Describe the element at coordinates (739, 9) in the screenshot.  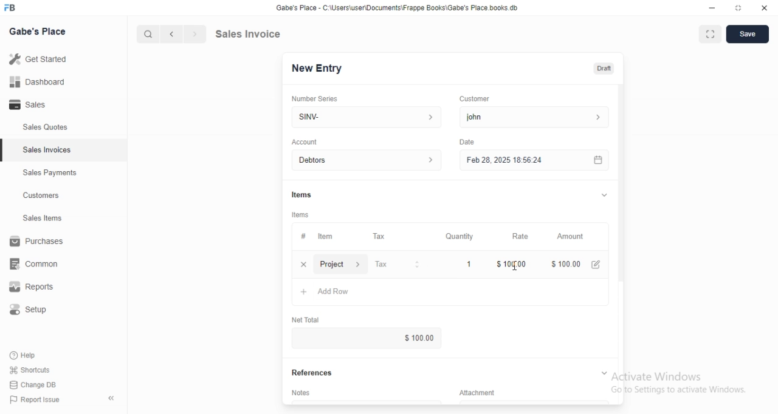
I see `maximize` at that location.